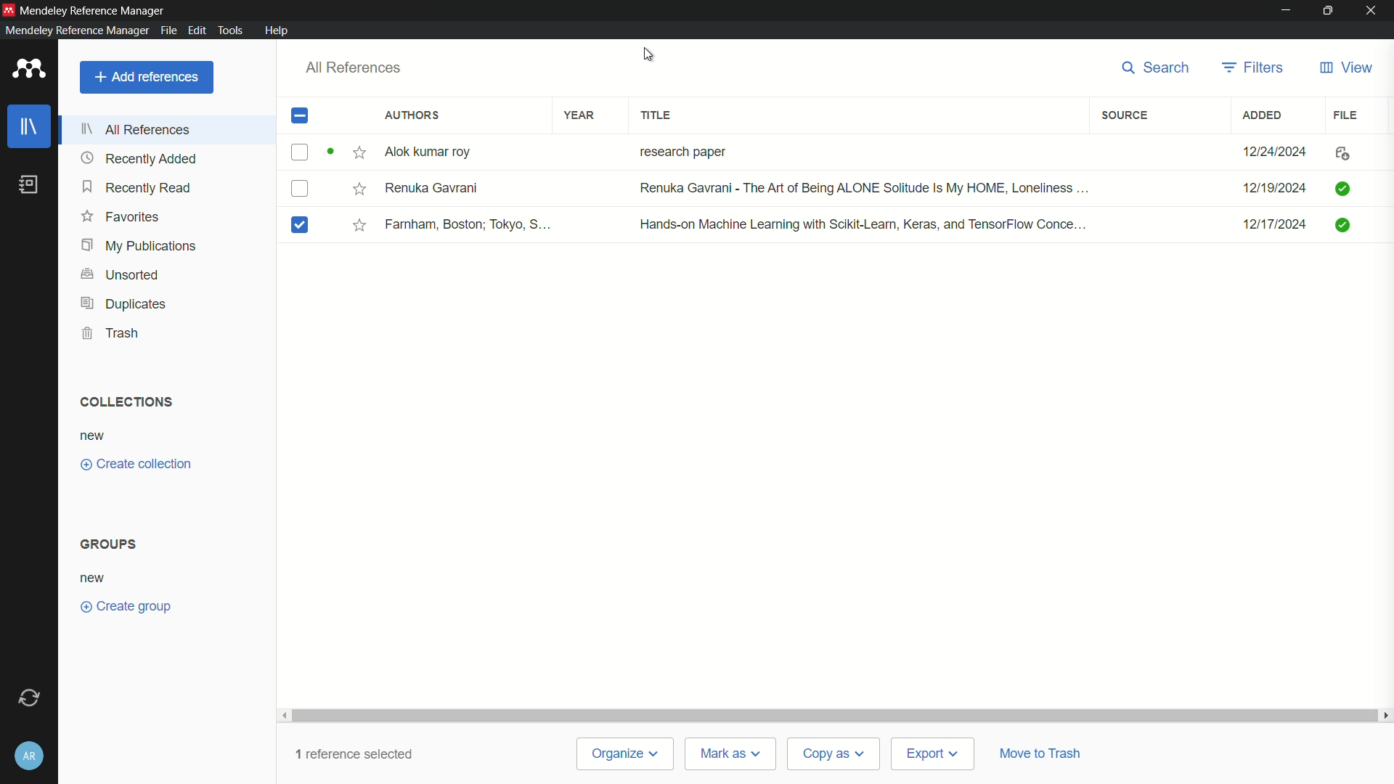  What do you see at coordinates (1274, 224) in the screenshot?
I see `12/17/2024` at bounding box center [1274, 224].